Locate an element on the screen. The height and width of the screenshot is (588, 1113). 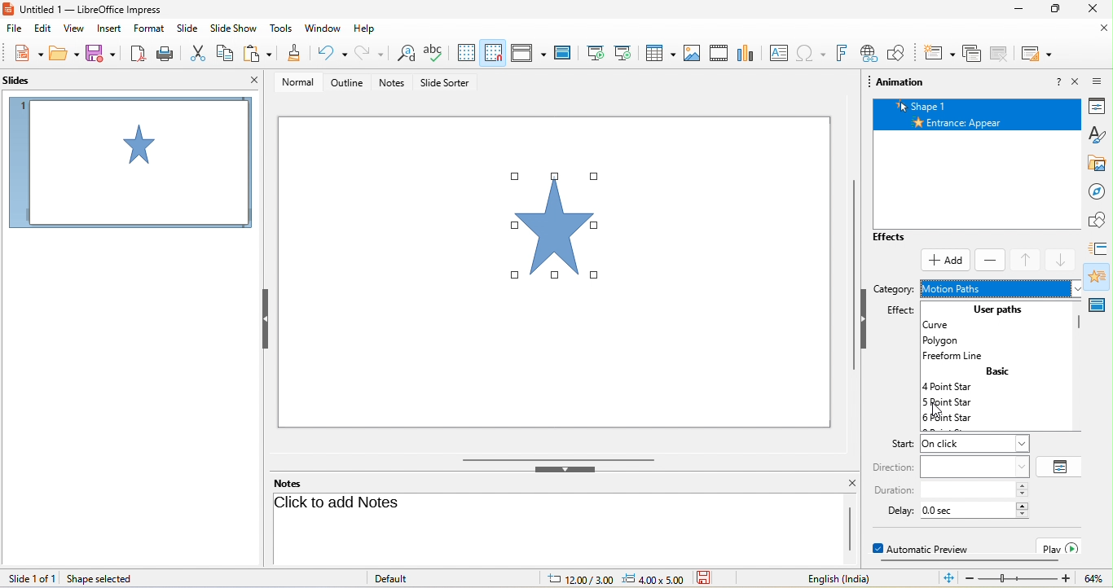
4 point star is located at coordinates (952, 387).